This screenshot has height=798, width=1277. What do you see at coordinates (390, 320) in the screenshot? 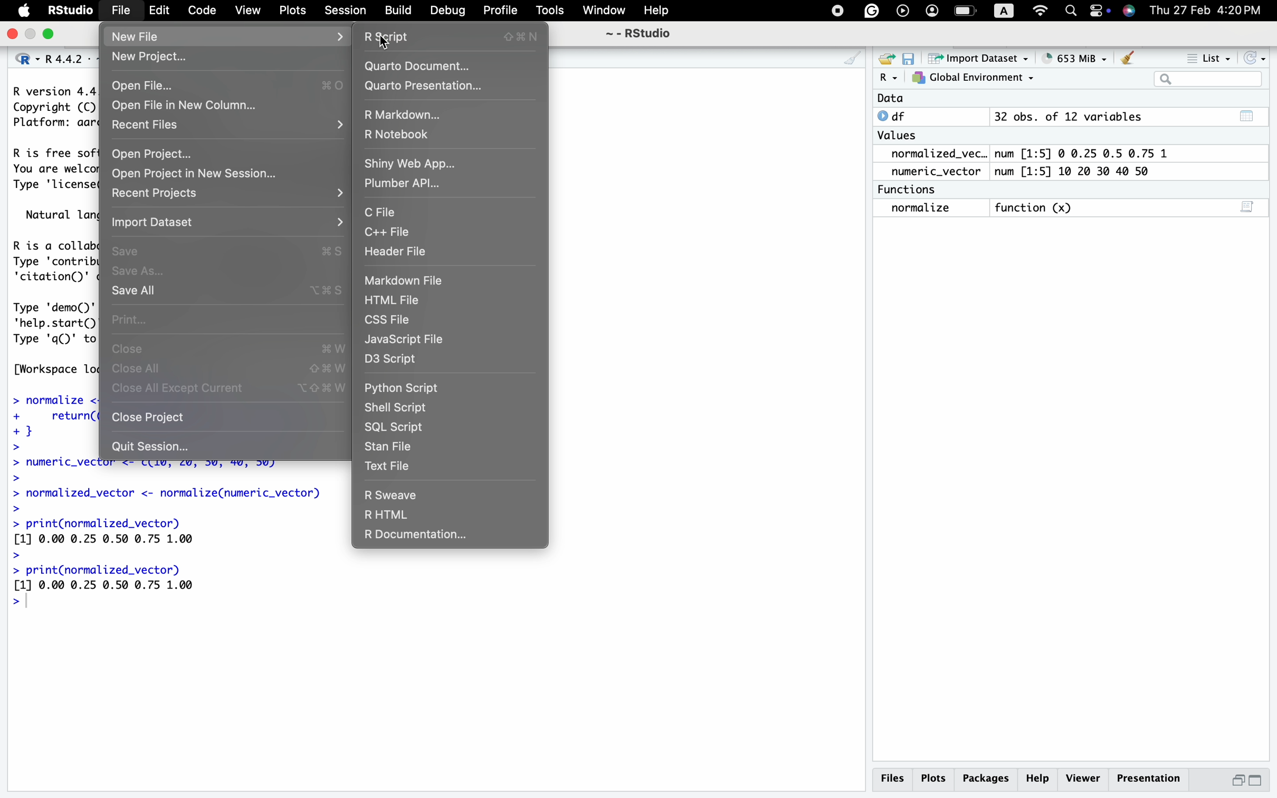
I see `CSS File` at bounding box center [390, 320].